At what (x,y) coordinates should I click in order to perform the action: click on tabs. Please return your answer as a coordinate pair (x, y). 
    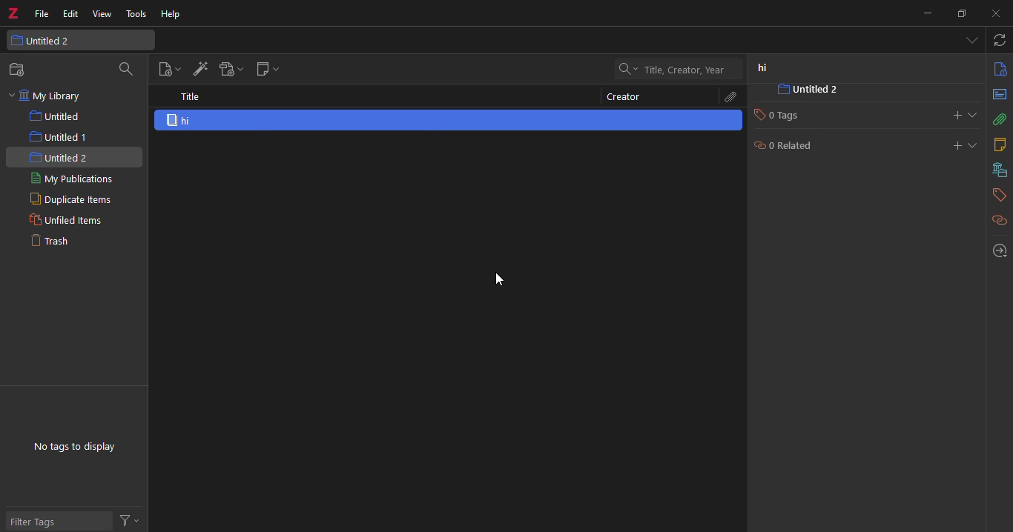
    Looking at the image, I should click on (970, 40).